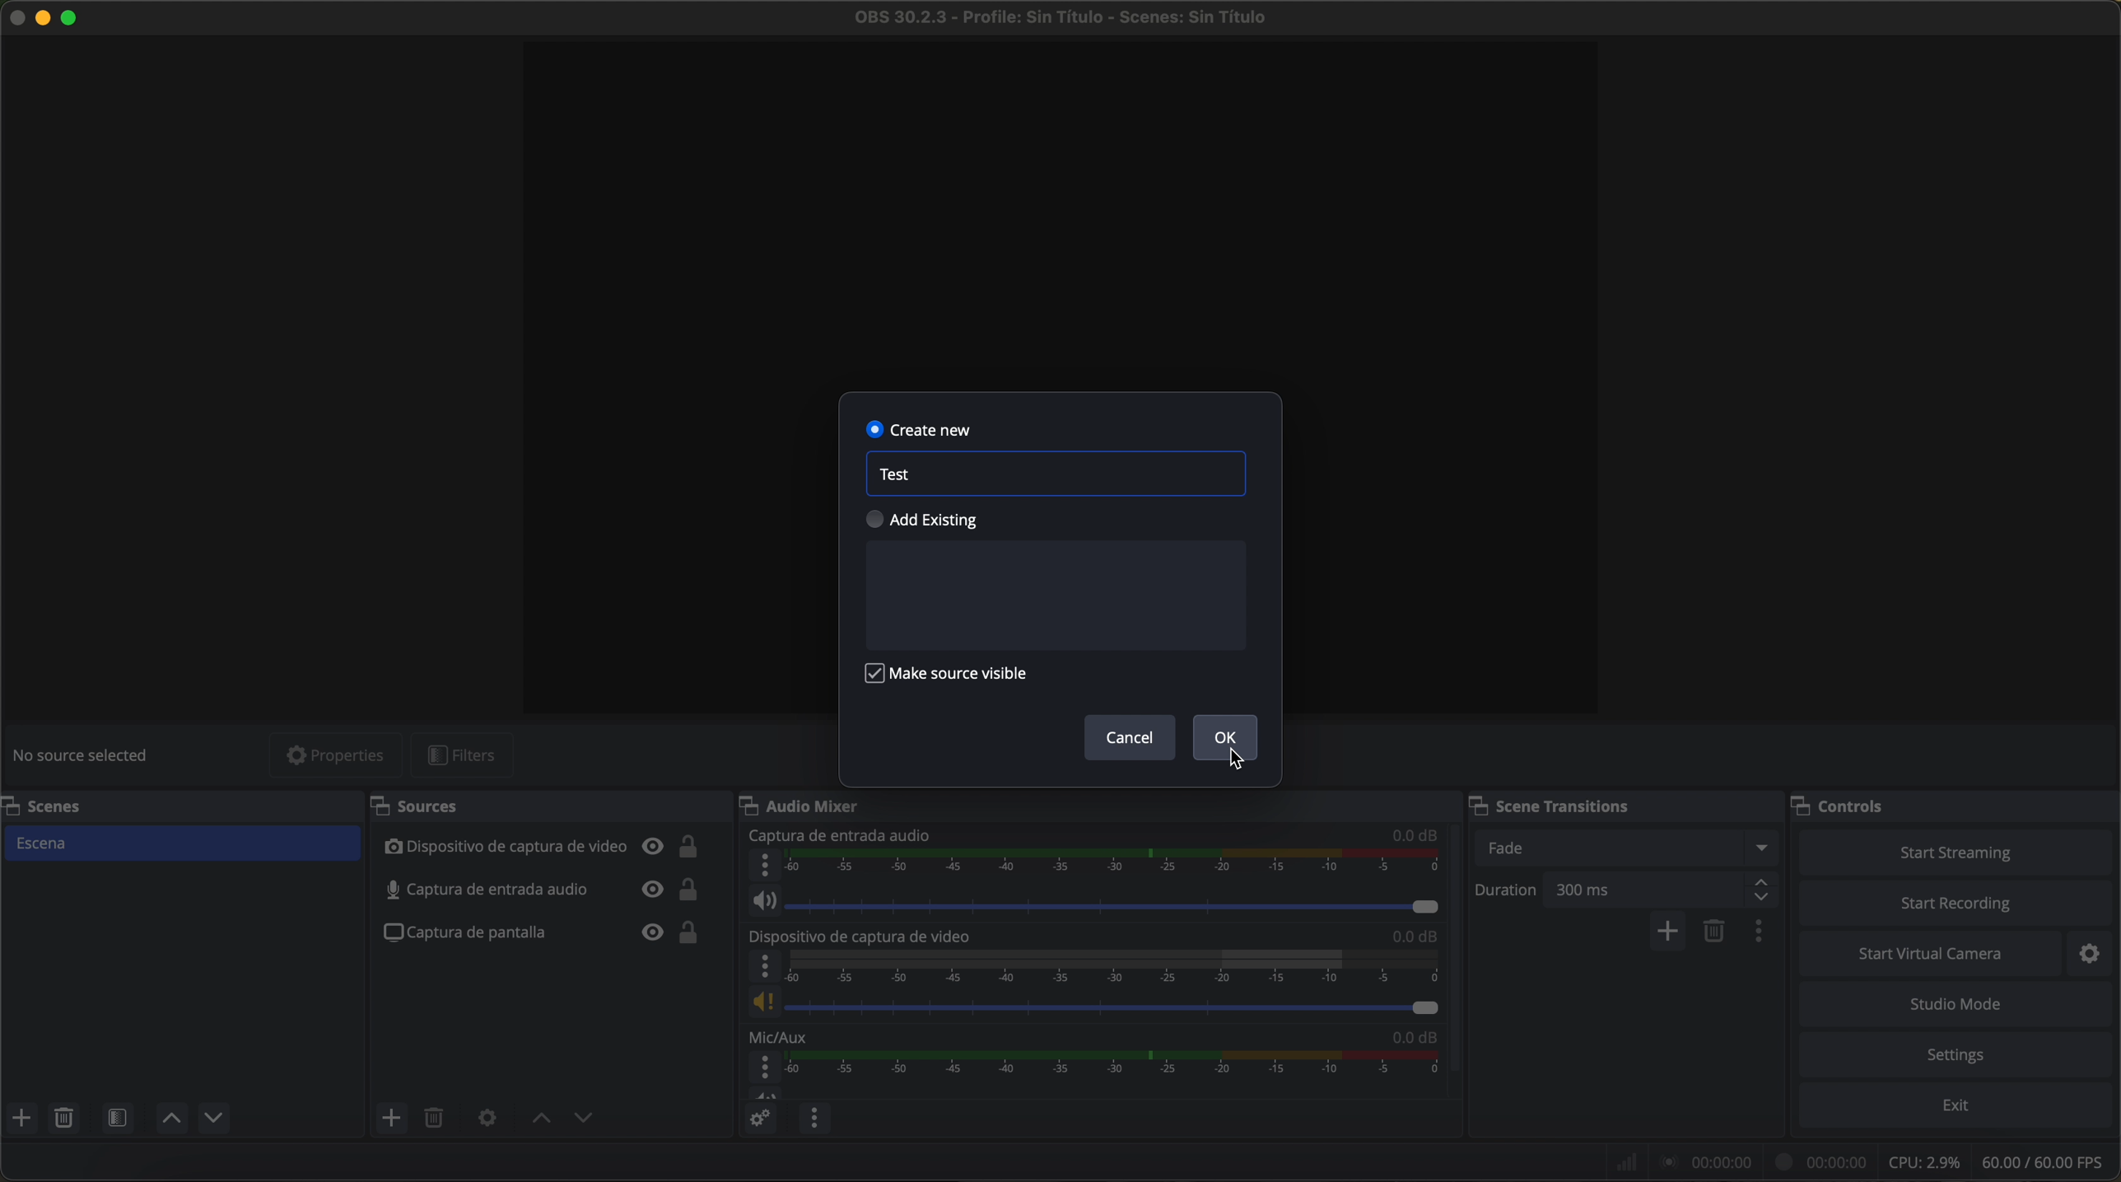 Image resolution: width=2121 pixels, height=1182 pixels. I want to click on filters, so click(472, 756).